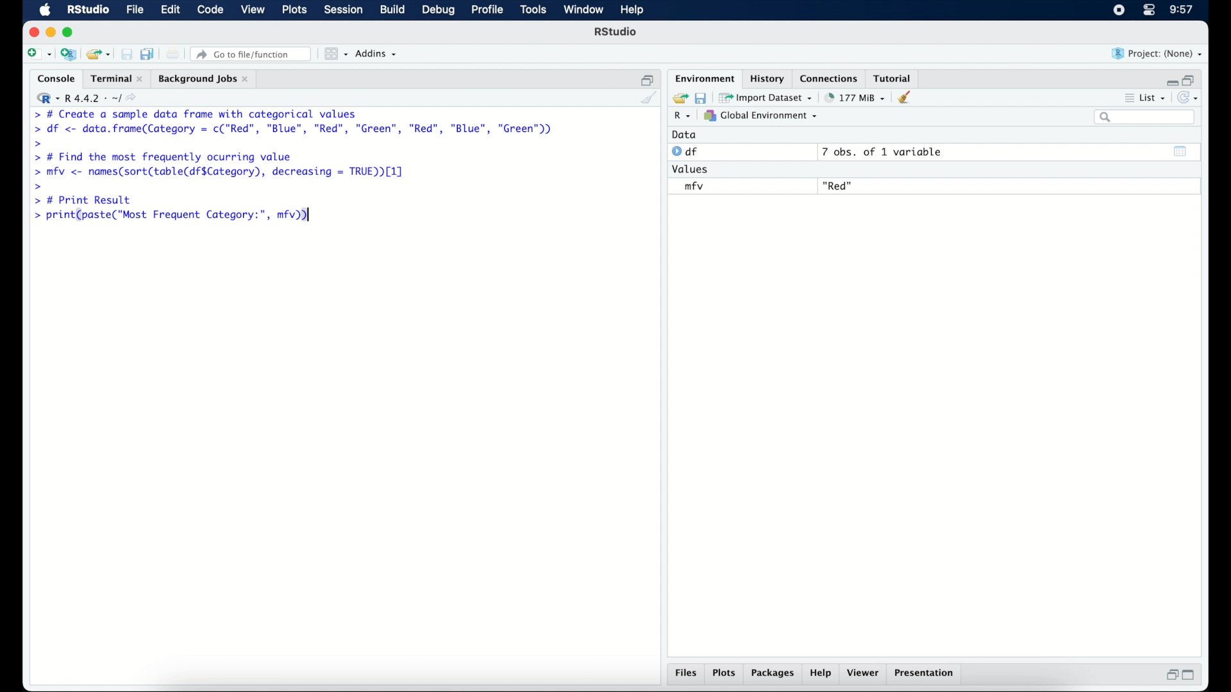  Describe the element at coordinates (178, 216) in the screenshot. I see `> print(paste("Most Frequent Category:", mfv))|` at that location.